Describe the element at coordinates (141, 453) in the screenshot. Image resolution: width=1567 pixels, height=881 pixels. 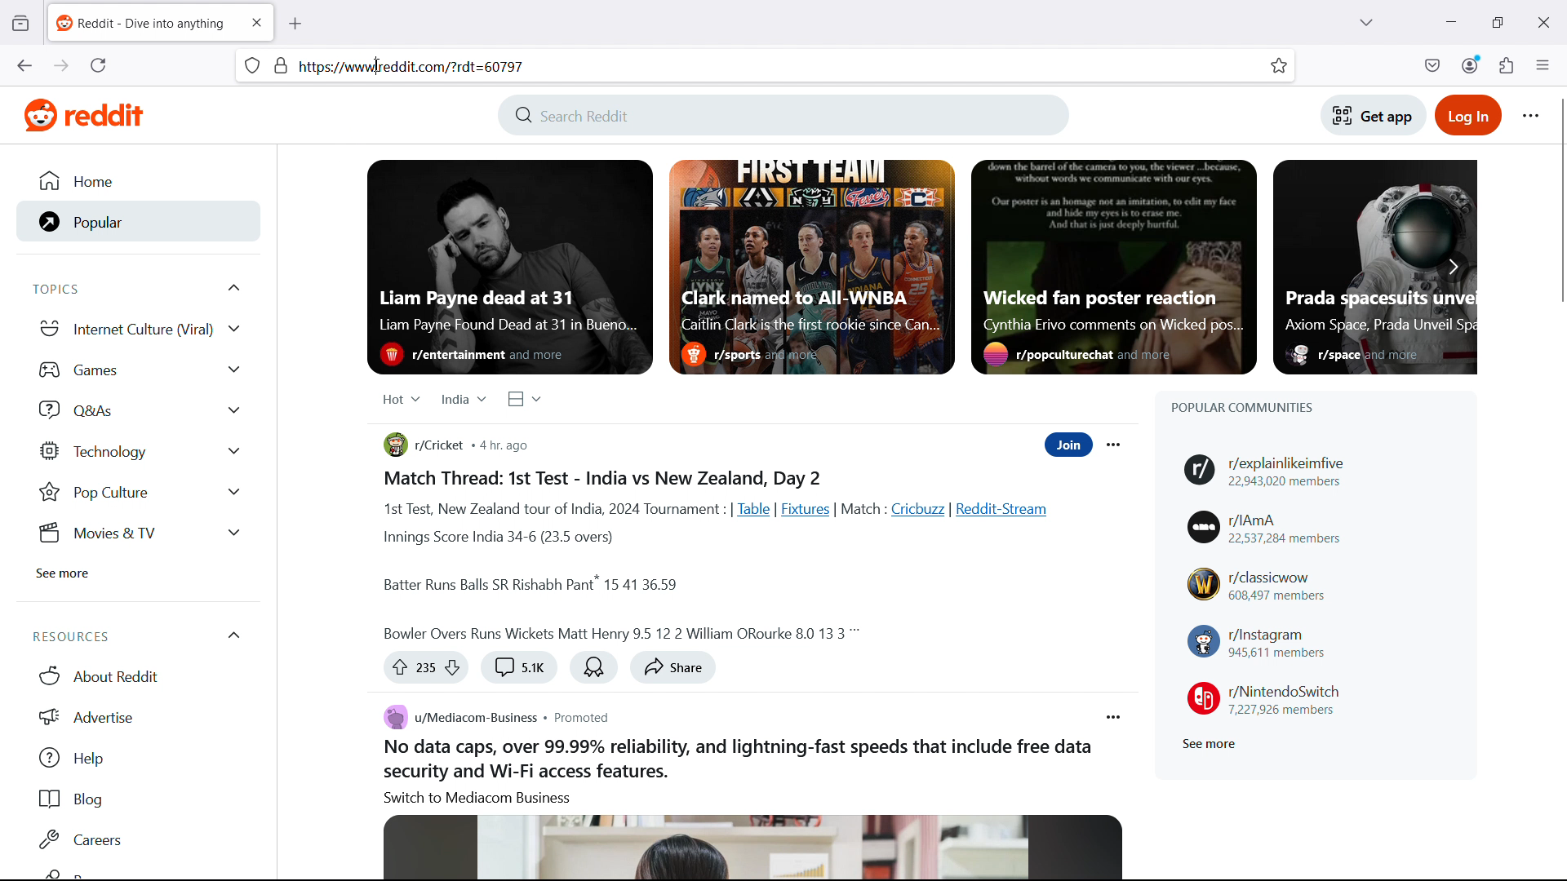
I see `Technology` at that location.